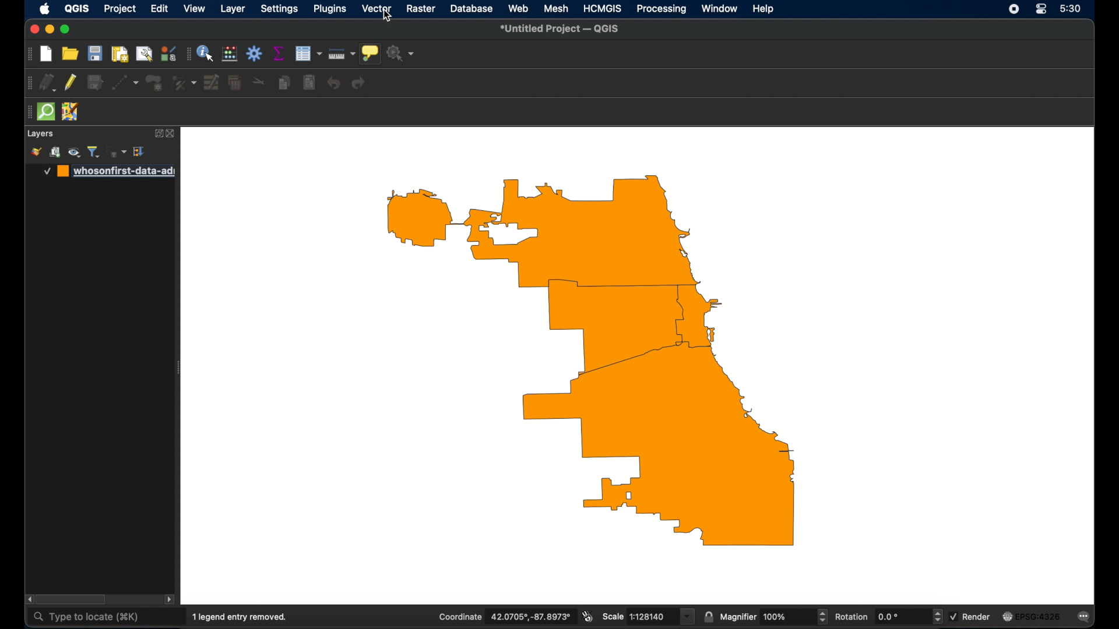  I want to click on show statistical summary, so click(278, 53).